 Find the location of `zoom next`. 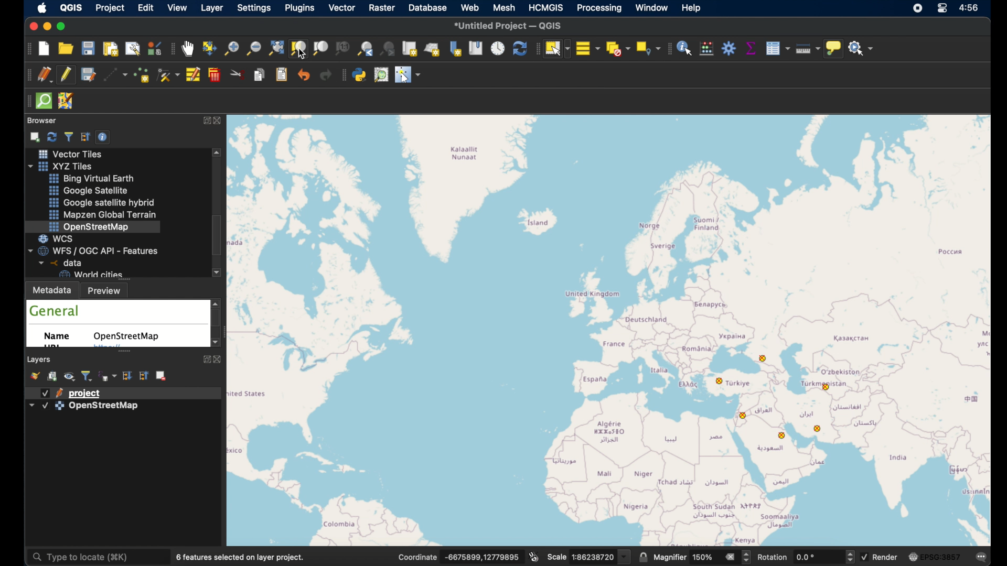

zoom next is located at coordinates (389, 49).